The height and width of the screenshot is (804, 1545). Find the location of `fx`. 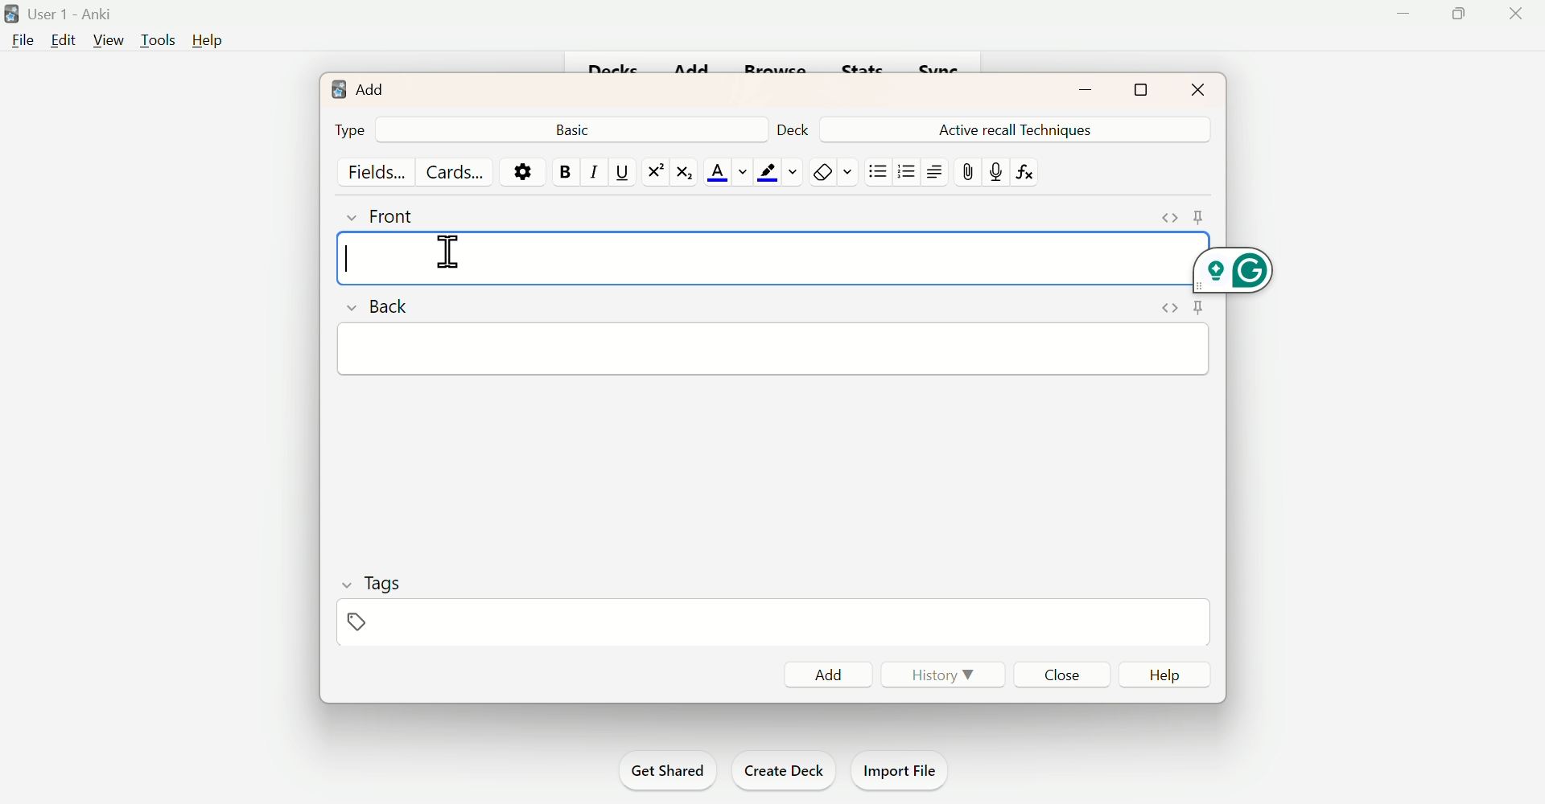

fx is located at coordinates (1036, 178).